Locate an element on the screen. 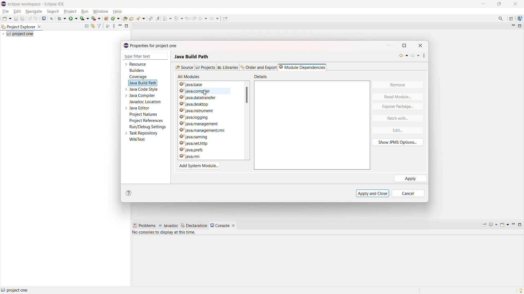  new java project is located at coordinates (106, 19).